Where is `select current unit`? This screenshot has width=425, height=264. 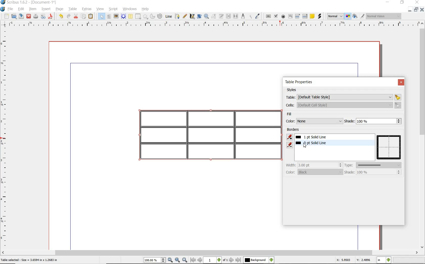 select current unit is located at coordinates (384, 260).